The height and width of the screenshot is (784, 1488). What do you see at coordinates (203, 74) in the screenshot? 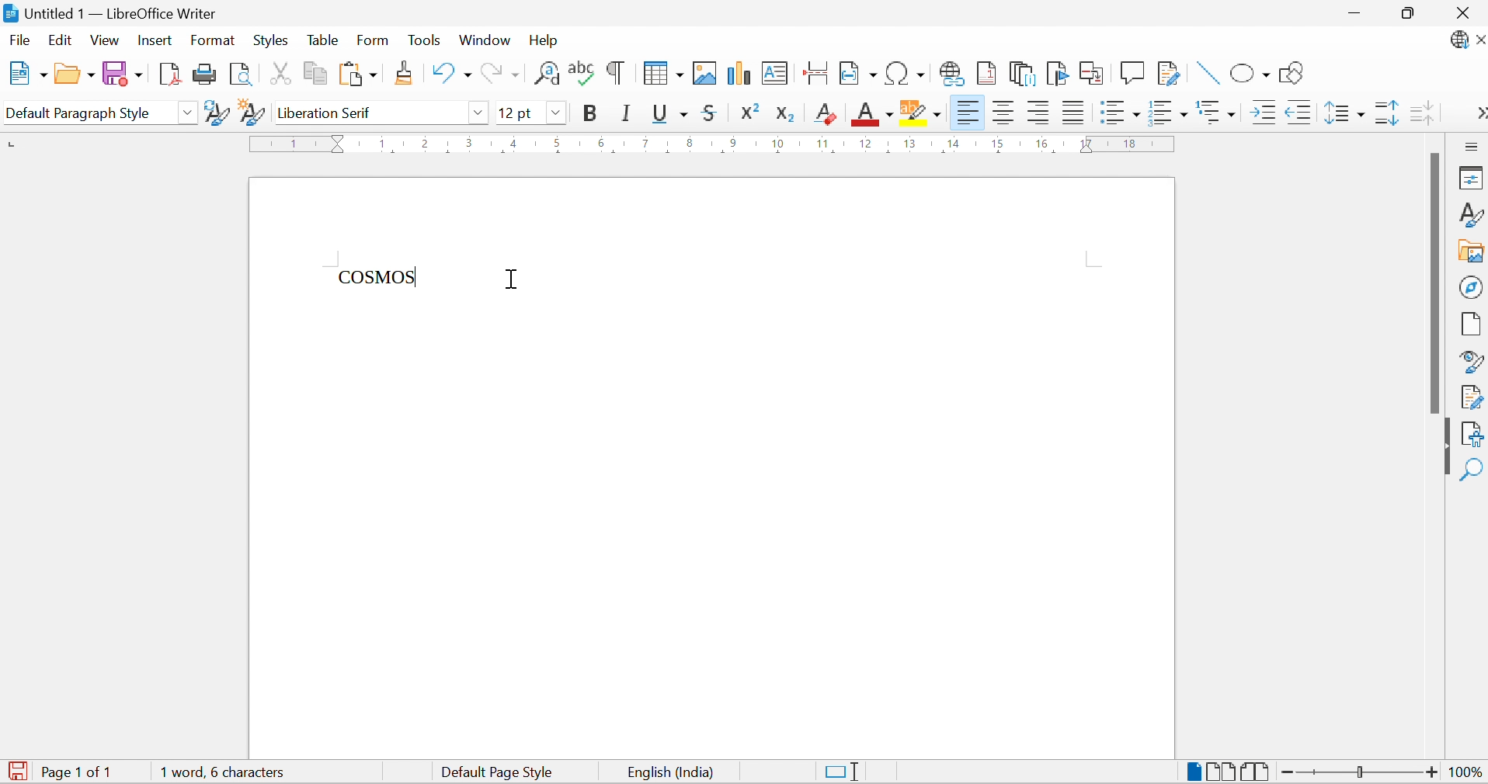
I see `Print` at bounding box center [203, 74].